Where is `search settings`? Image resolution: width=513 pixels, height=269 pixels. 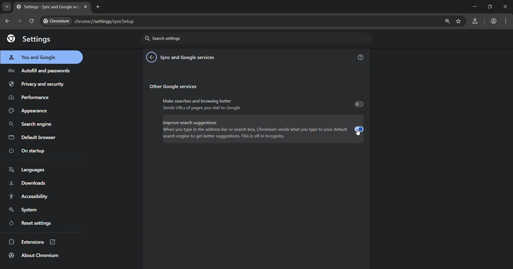 search settings is located at coordinates (222, 37).